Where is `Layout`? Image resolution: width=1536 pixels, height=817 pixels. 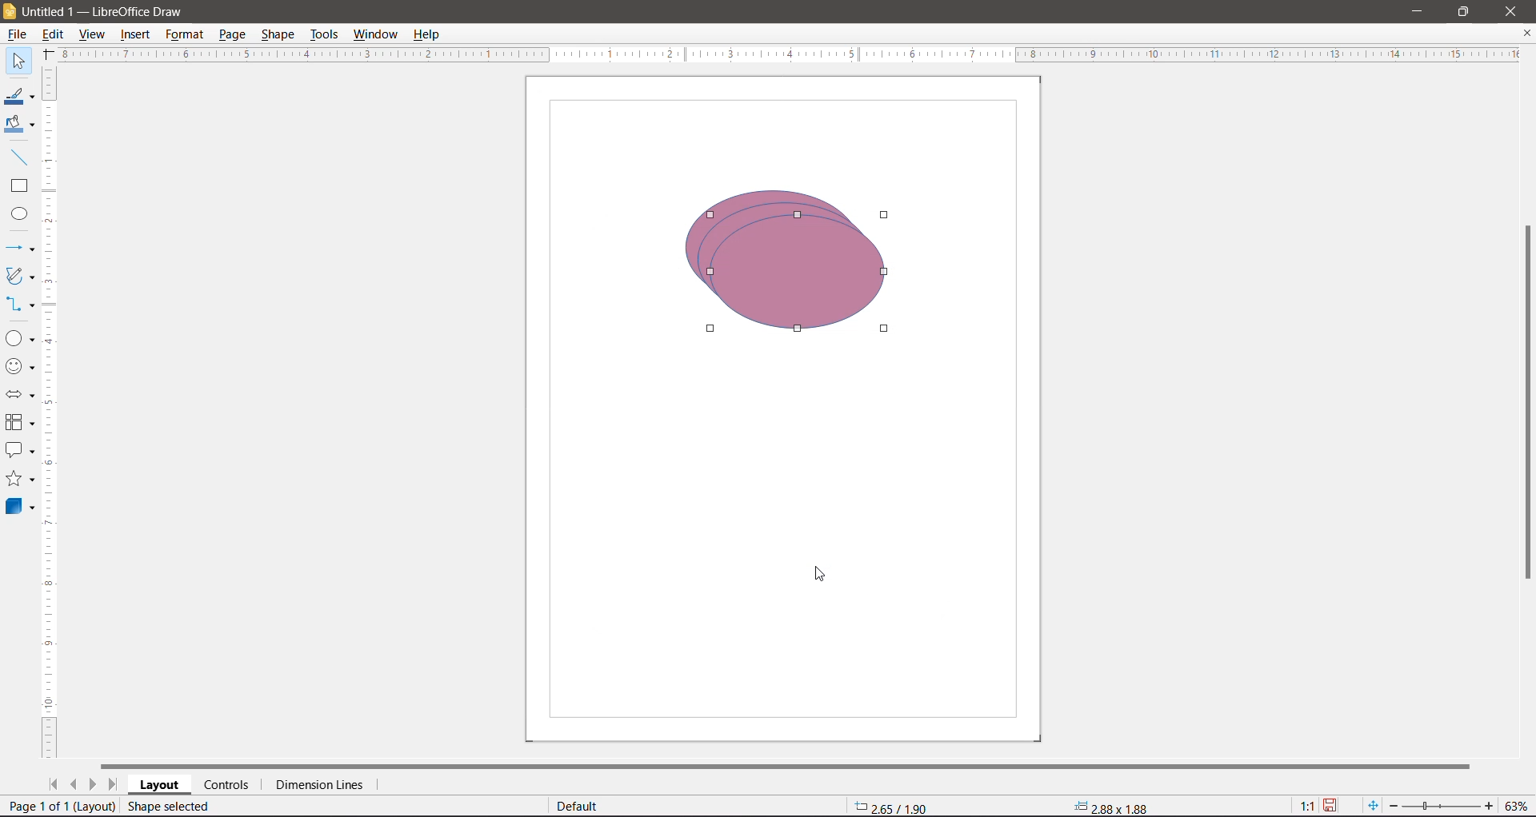
Layout is located at coordinates (159, 785).